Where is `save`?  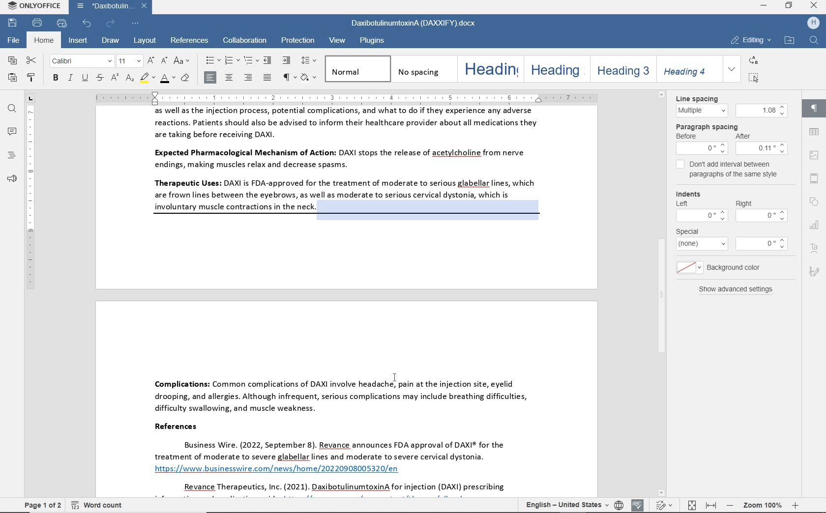 save is located at coordinates (13, 22).